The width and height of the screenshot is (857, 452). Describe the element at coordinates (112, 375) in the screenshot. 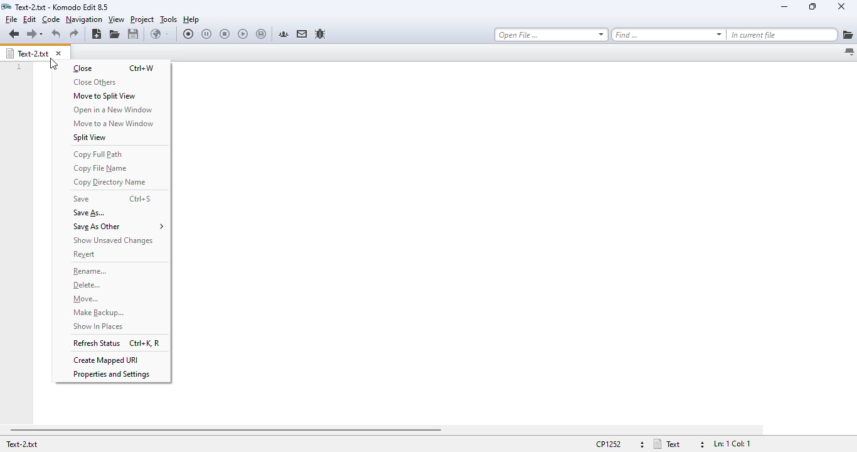

I see `properties and settings` at that location.